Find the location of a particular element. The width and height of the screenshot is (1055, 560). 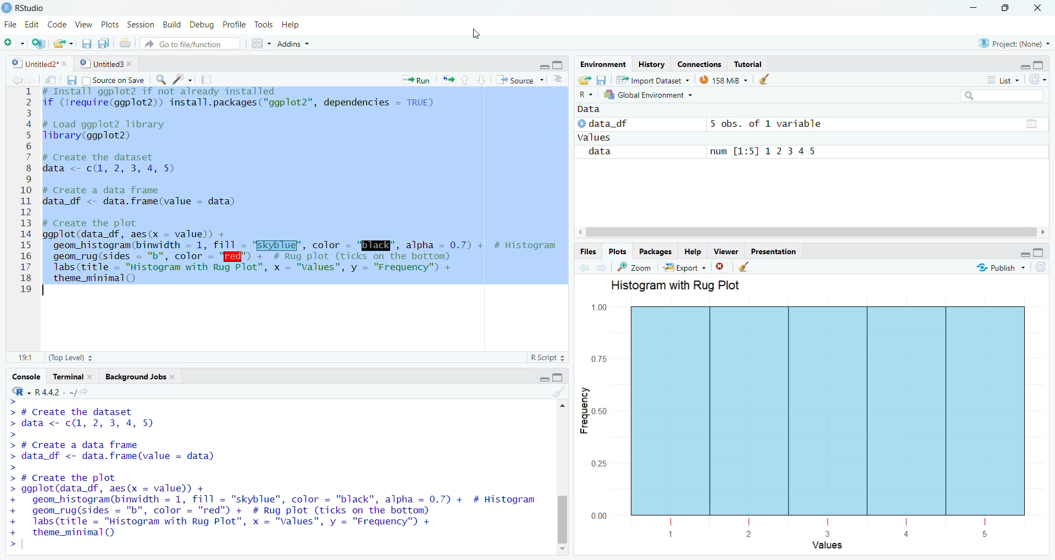

; Tutorial is located at coordinates (756, 63).